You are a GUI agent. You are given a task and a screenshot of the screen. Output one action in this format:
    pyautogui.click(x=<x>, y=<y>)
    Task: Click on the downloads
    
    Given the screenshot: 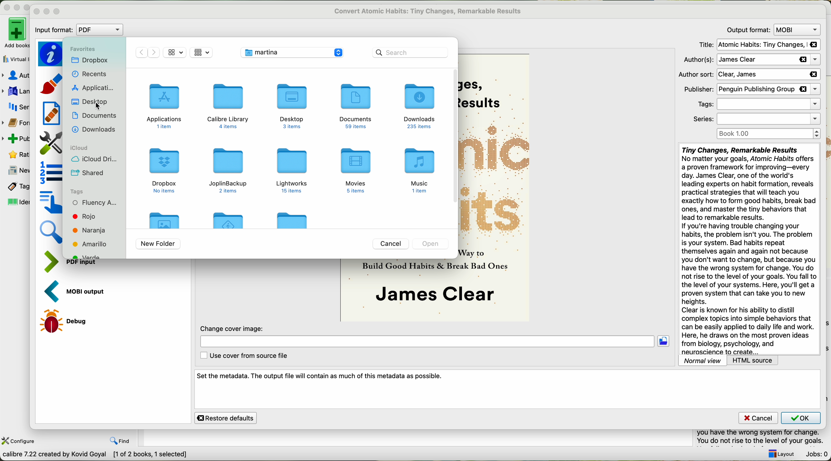 What is the action you would take?
    pyautogui.click(x=94, y=130)
    